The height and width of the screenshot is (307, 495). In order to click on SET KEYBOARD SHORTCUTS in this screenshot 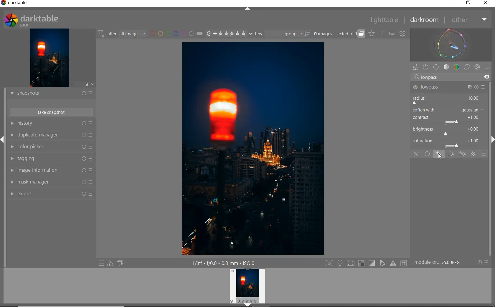, I will do `click(392, 34)`.